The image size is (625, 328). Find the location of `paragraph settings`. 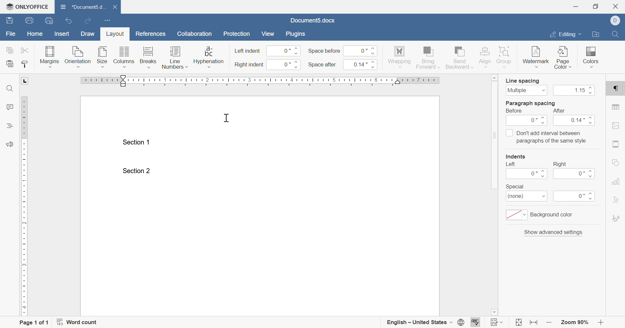

paragraph settings is located at coordinates (616, 90).